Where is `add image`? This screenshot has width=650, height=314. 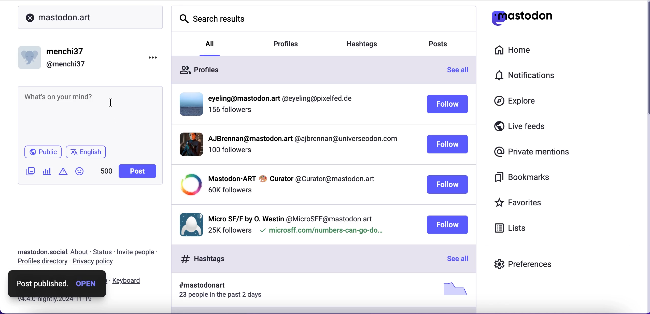 add image is located at coordinates (29, 172).